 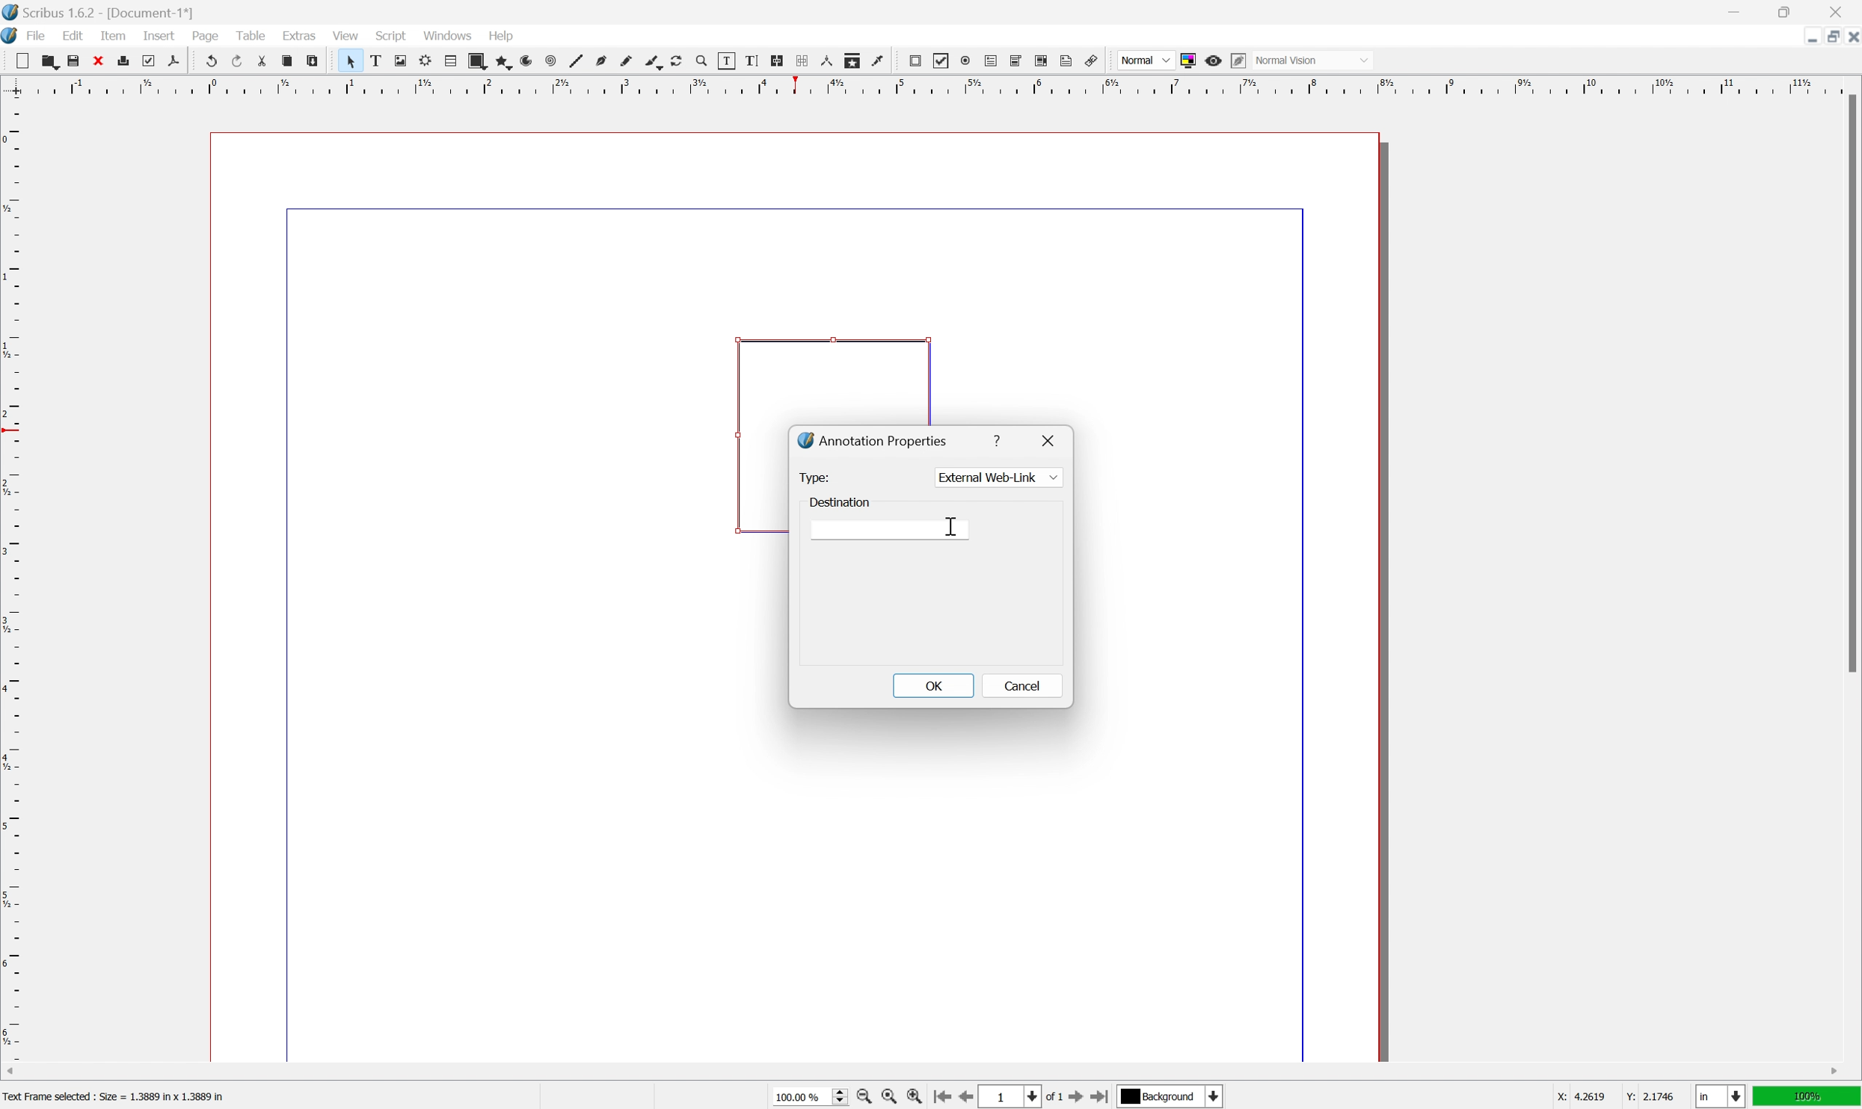 What do you see at coordinates (941, 1098) in the screenshot?
I see `go to first page` at bounding box center [941, 1098].